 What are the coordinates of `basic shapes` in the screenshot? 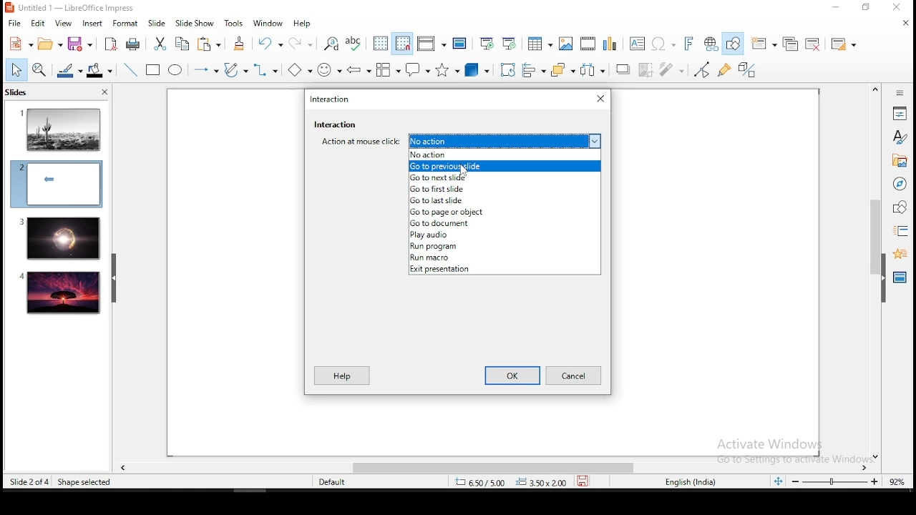 It's located at (297, 70).